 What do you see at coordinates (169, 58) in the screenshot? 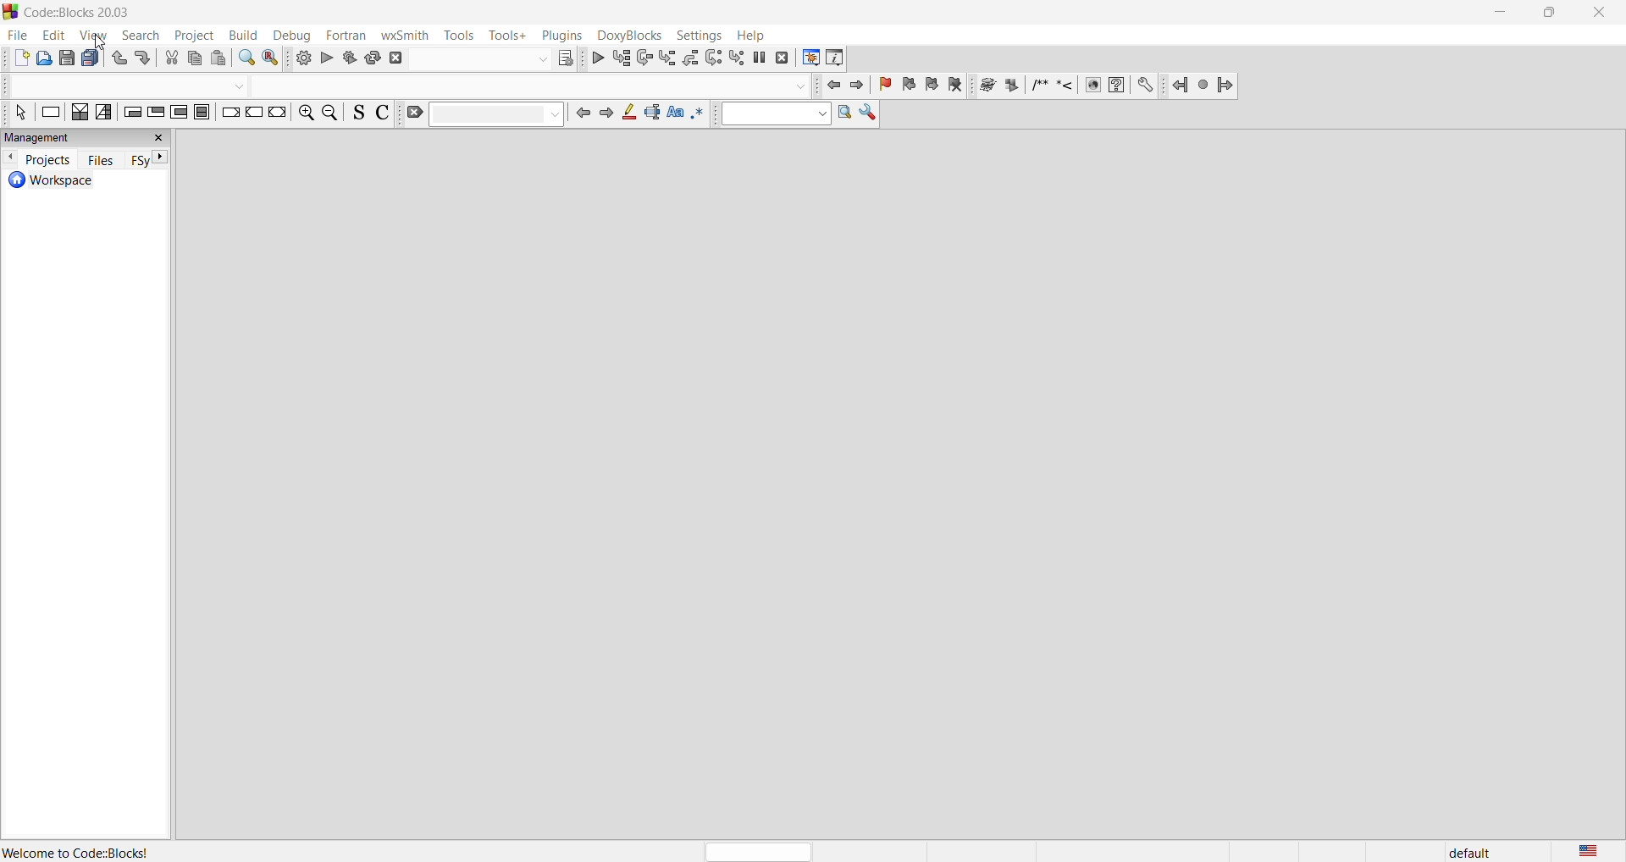
I see `cut` at bounding box center [169, 58].